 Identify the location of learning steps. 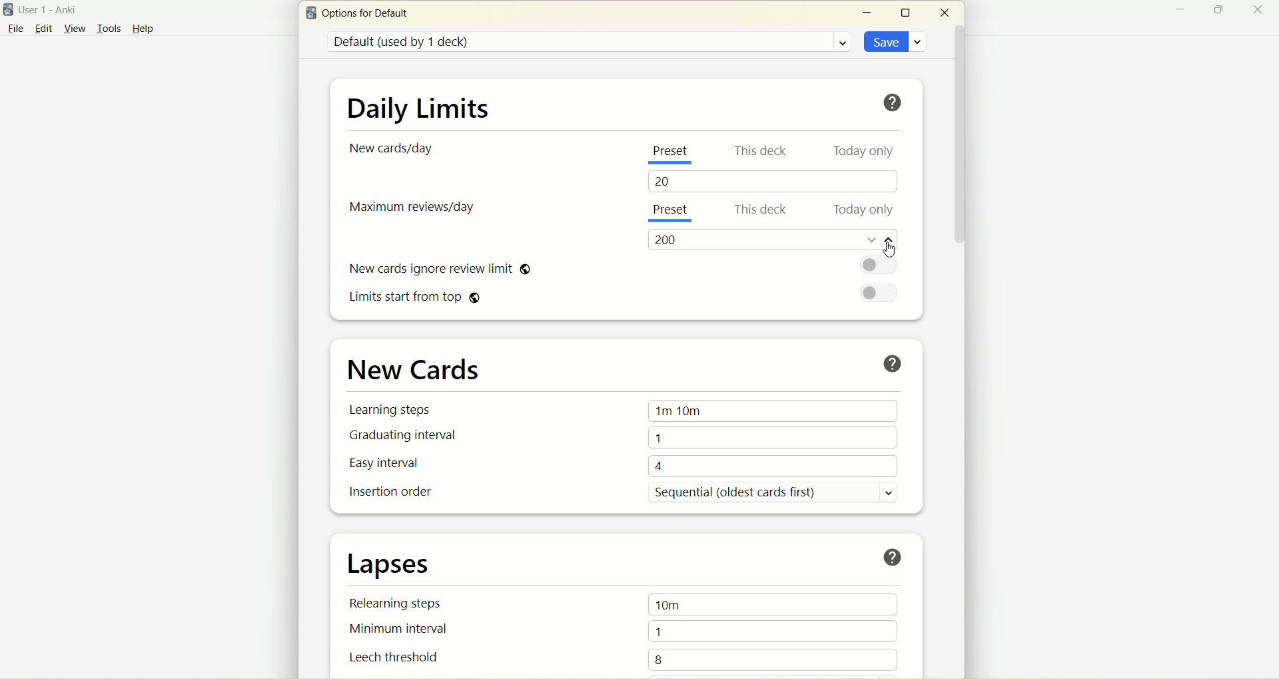
(393, 411).